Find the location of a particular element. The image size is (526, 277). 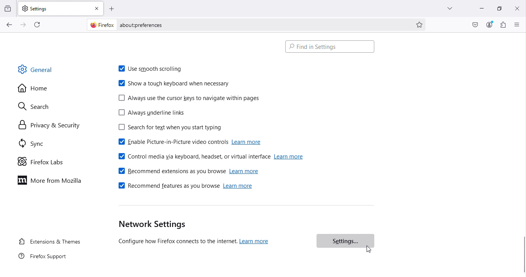

Extensions is located at coordinates (502, 25).